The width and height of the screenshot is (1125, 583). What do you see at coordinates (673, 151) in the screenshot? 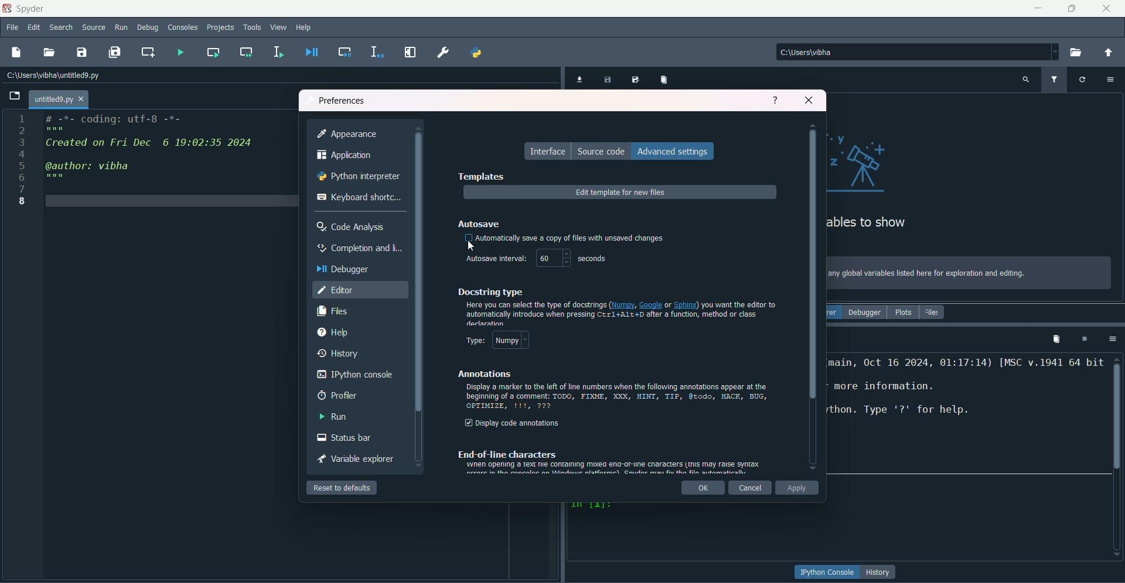
I see `advanced settings` at bounding box center [673, 151].